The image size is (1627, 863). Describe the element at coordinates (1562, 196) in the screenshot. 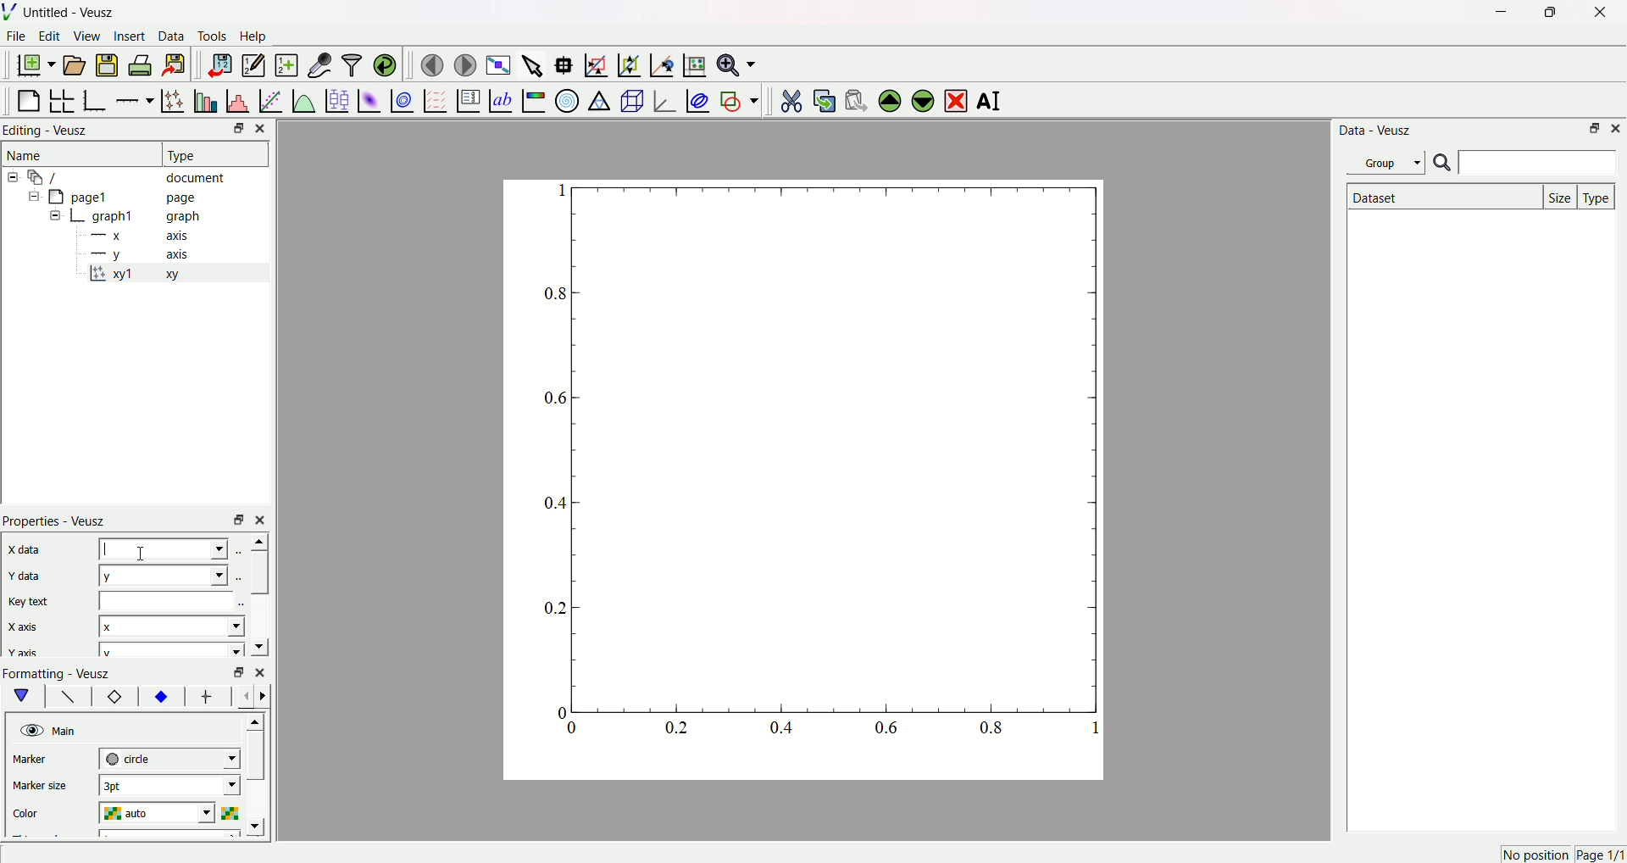

I see `Size` at that location.